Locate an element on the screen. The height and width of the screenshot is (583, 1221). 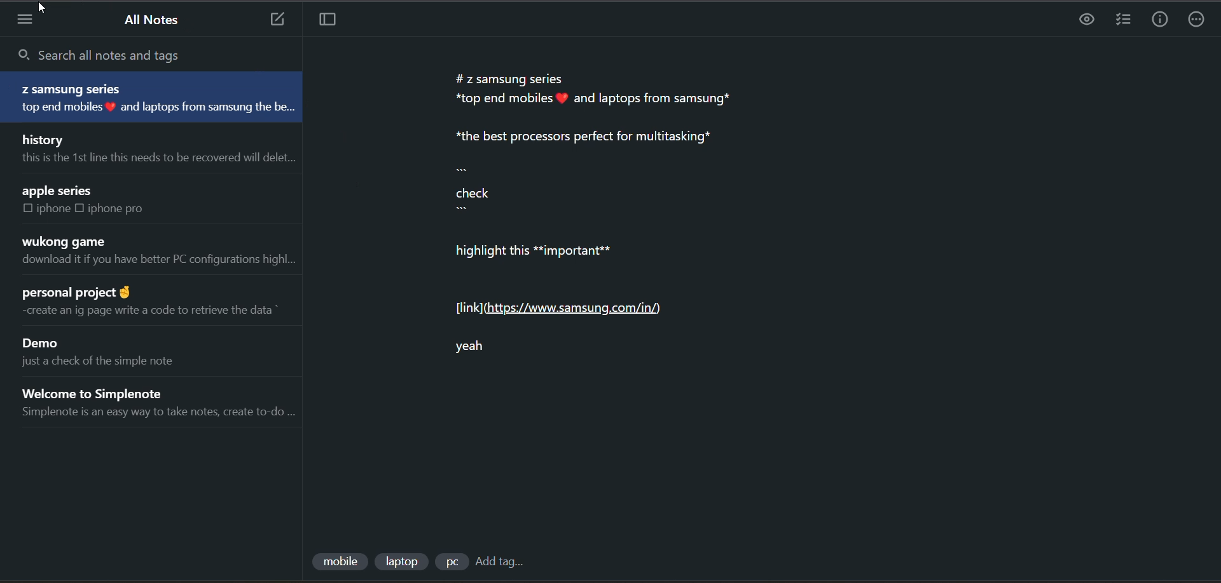
tag 3 is located at coordinates (451, 563).